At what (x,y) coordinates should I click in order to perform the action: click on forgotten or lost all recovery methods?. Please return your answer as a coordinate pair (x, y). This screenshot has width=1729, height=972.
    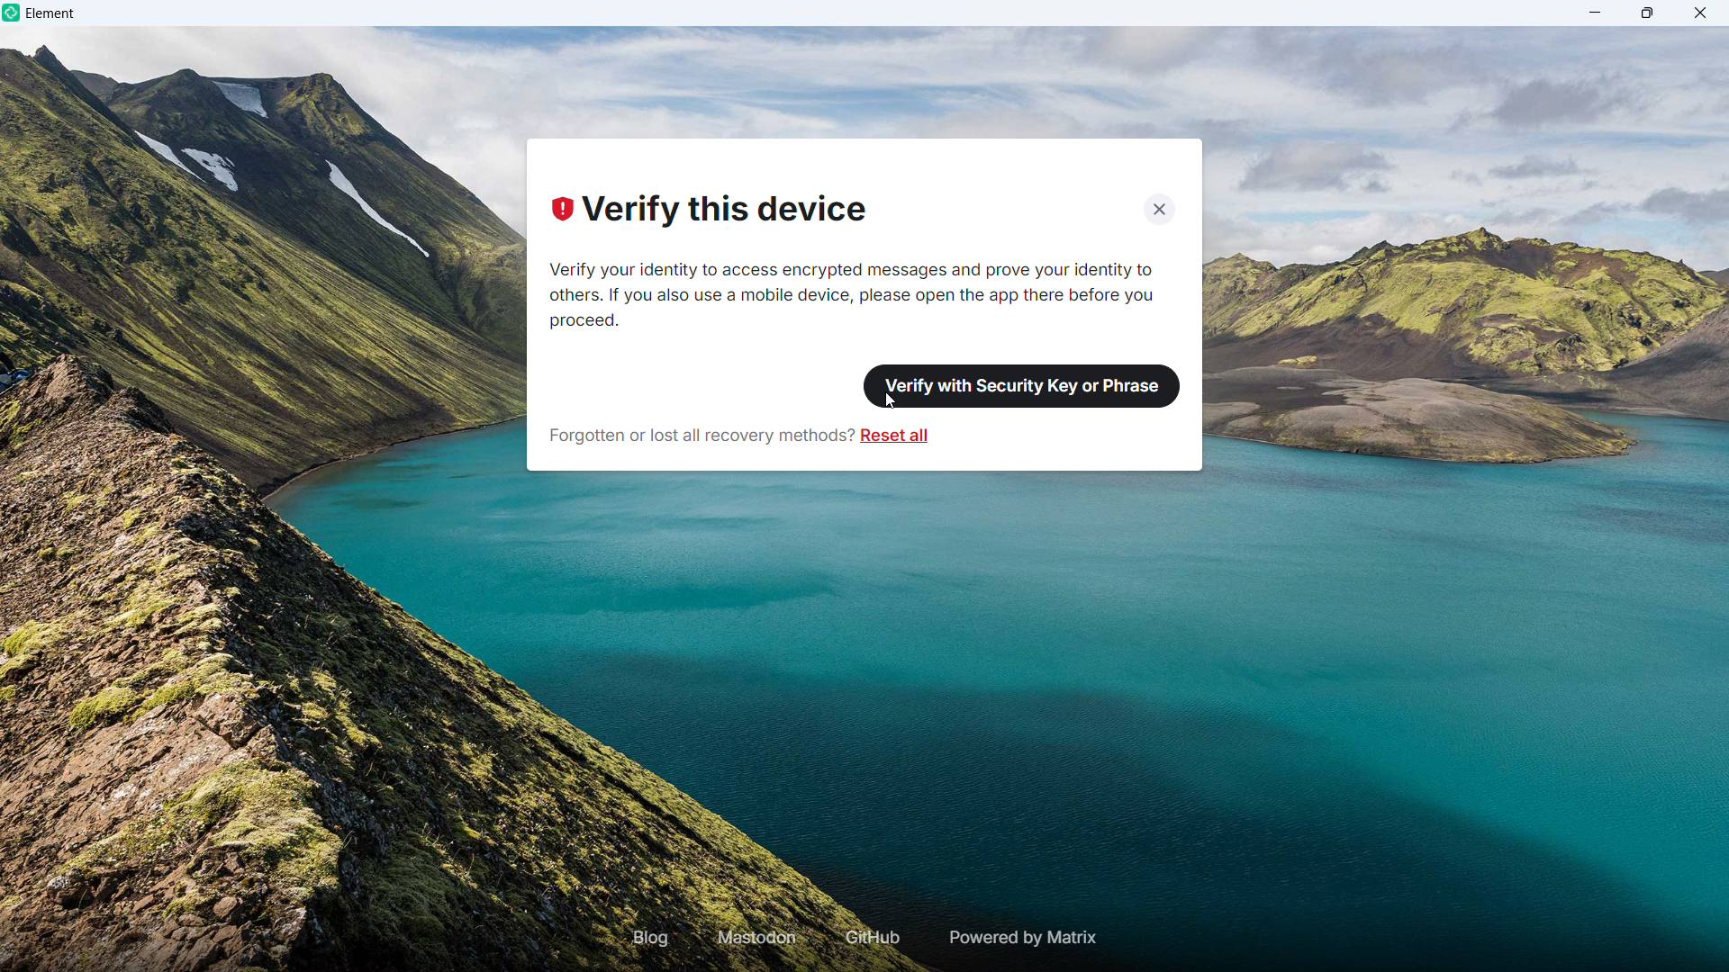
    Looking at the image, I should click on (700, 434).